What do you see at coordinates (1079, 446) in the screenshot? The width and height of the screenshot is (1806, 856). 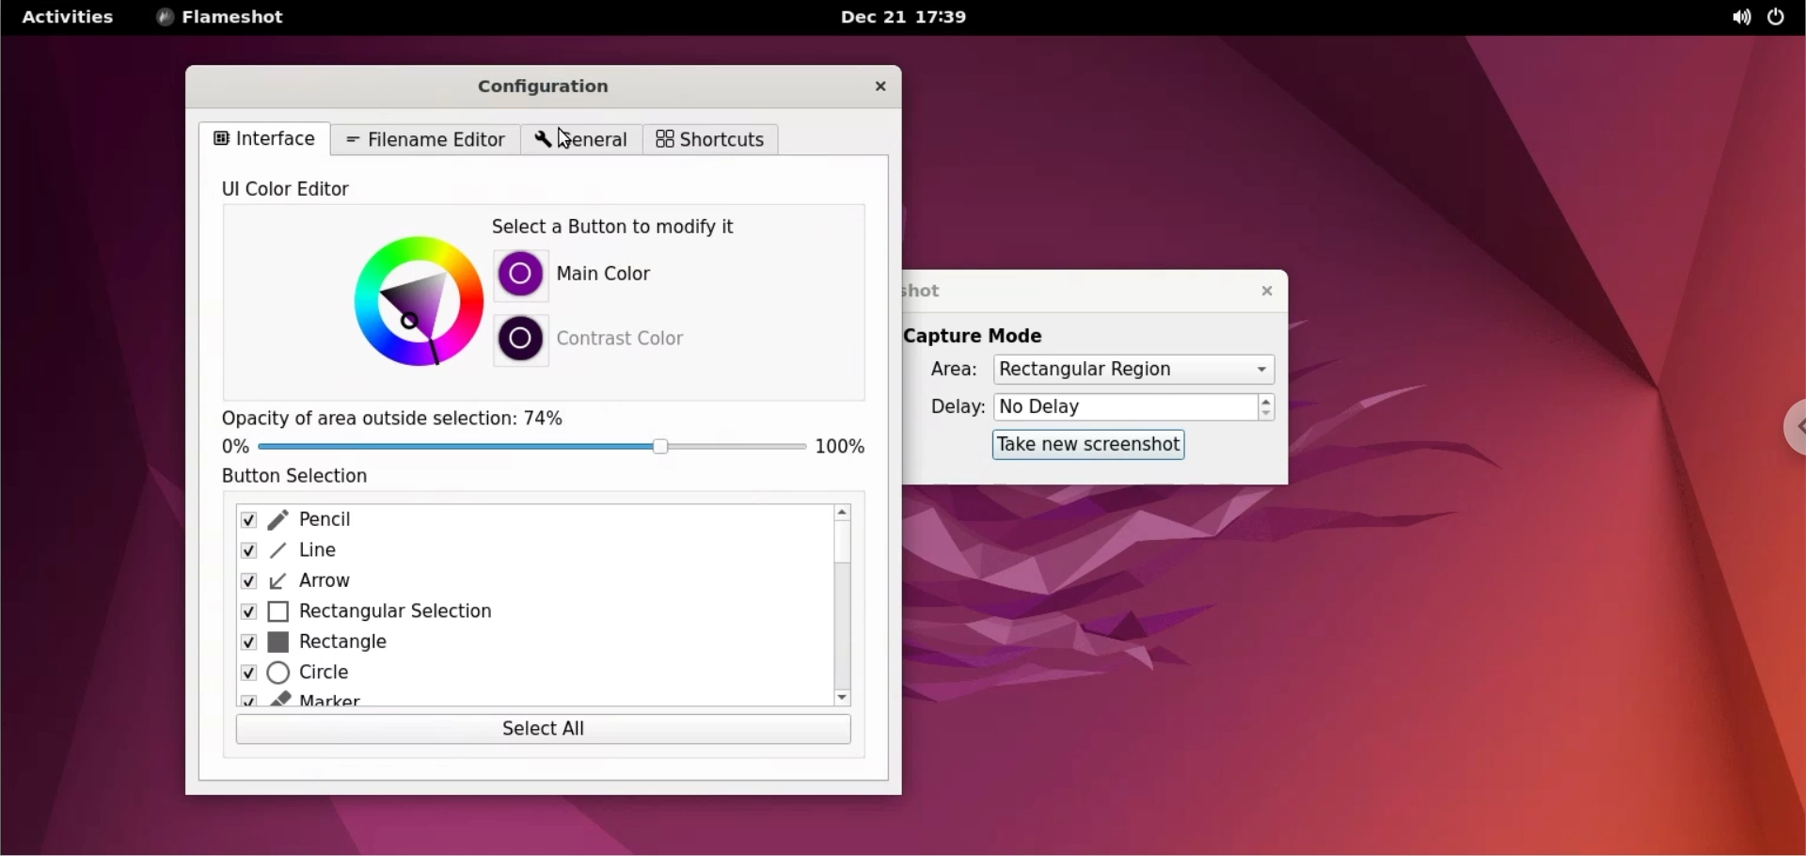 I see `take new screenshot` at bounding box center [1079, 446].